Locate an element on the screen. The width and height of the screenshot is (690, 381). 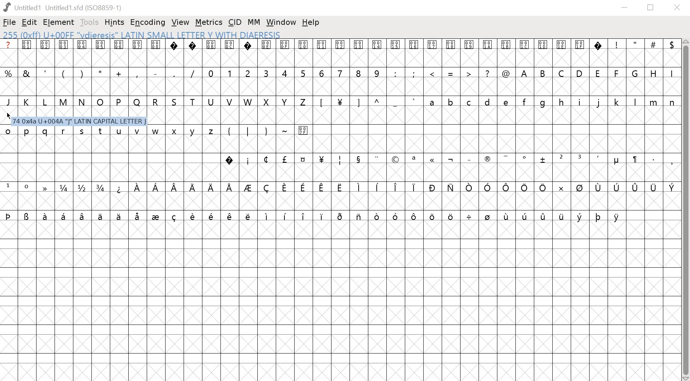
CID is located at coordinates (235, 22).